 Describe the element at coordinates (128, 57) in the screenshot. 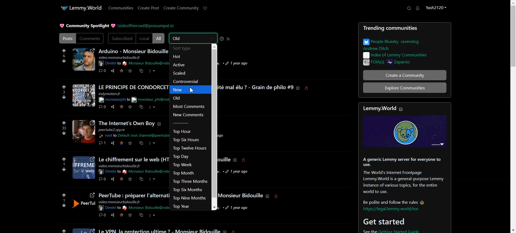

I see `Text` at that location.